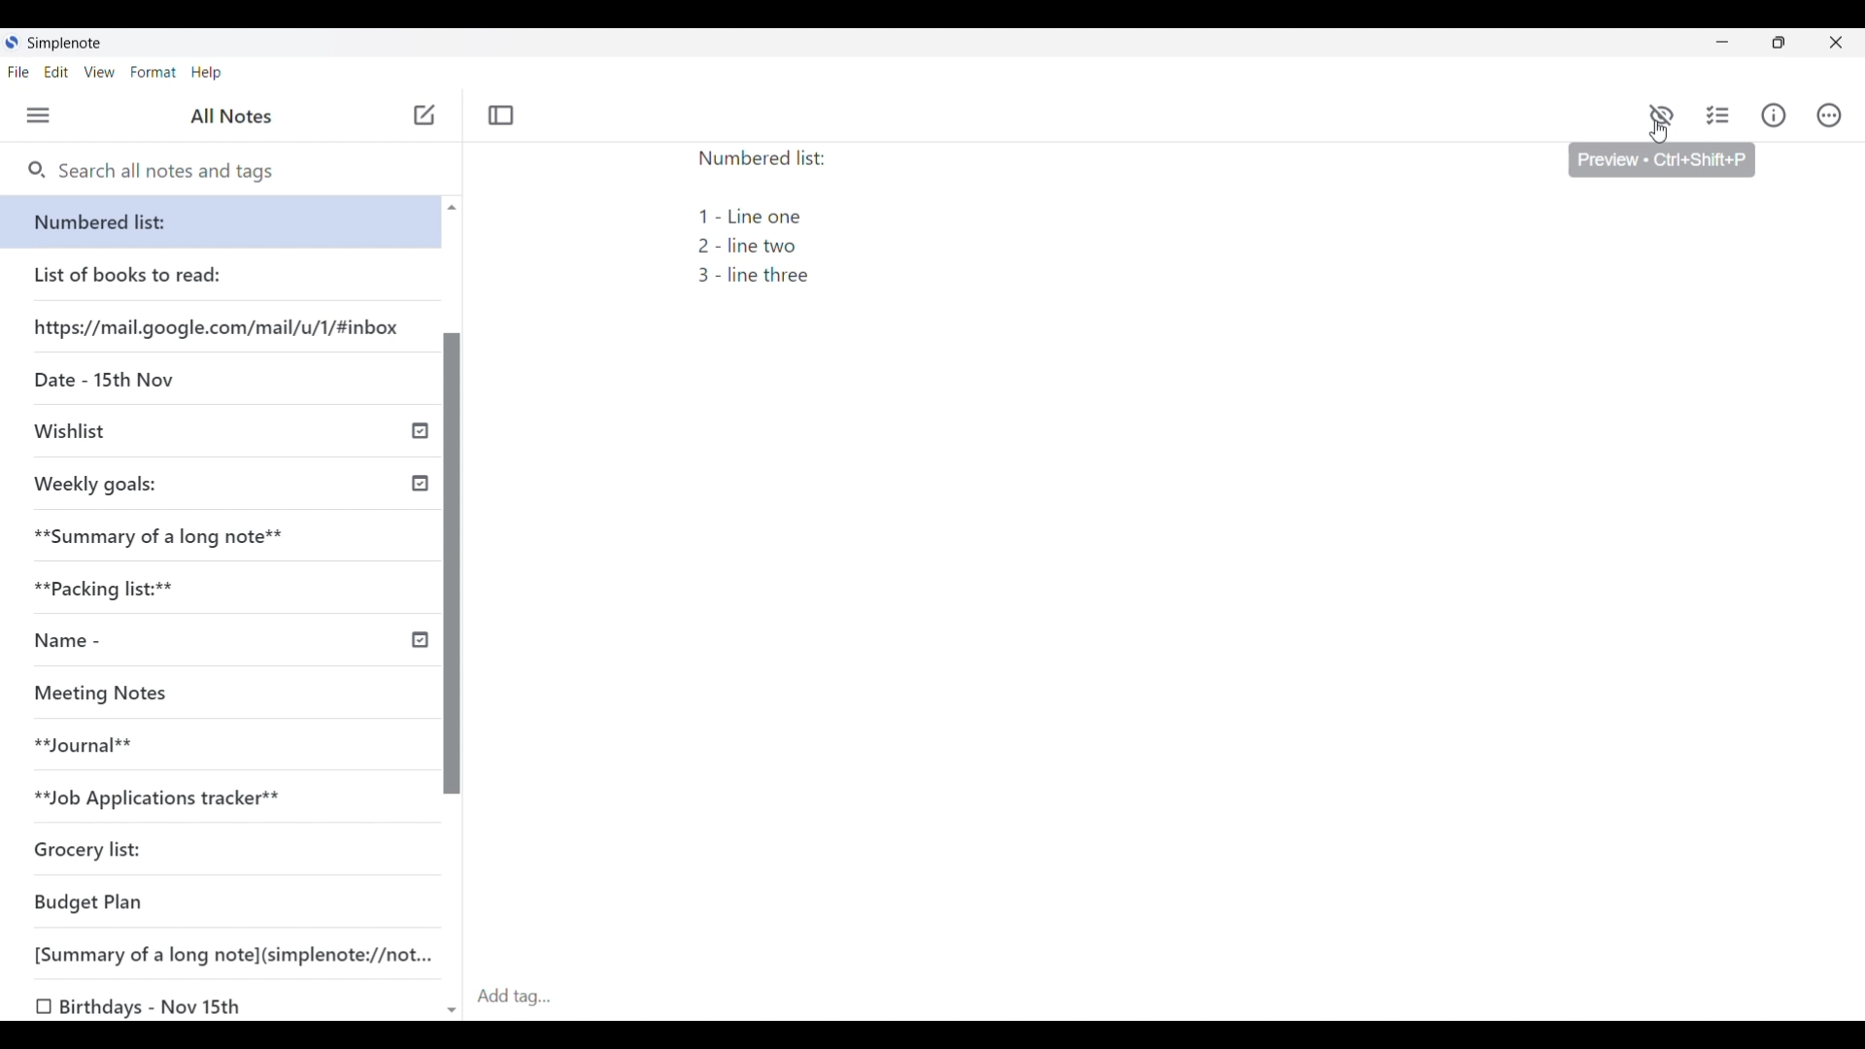  I want to click on Actions, so click(1828, 119).